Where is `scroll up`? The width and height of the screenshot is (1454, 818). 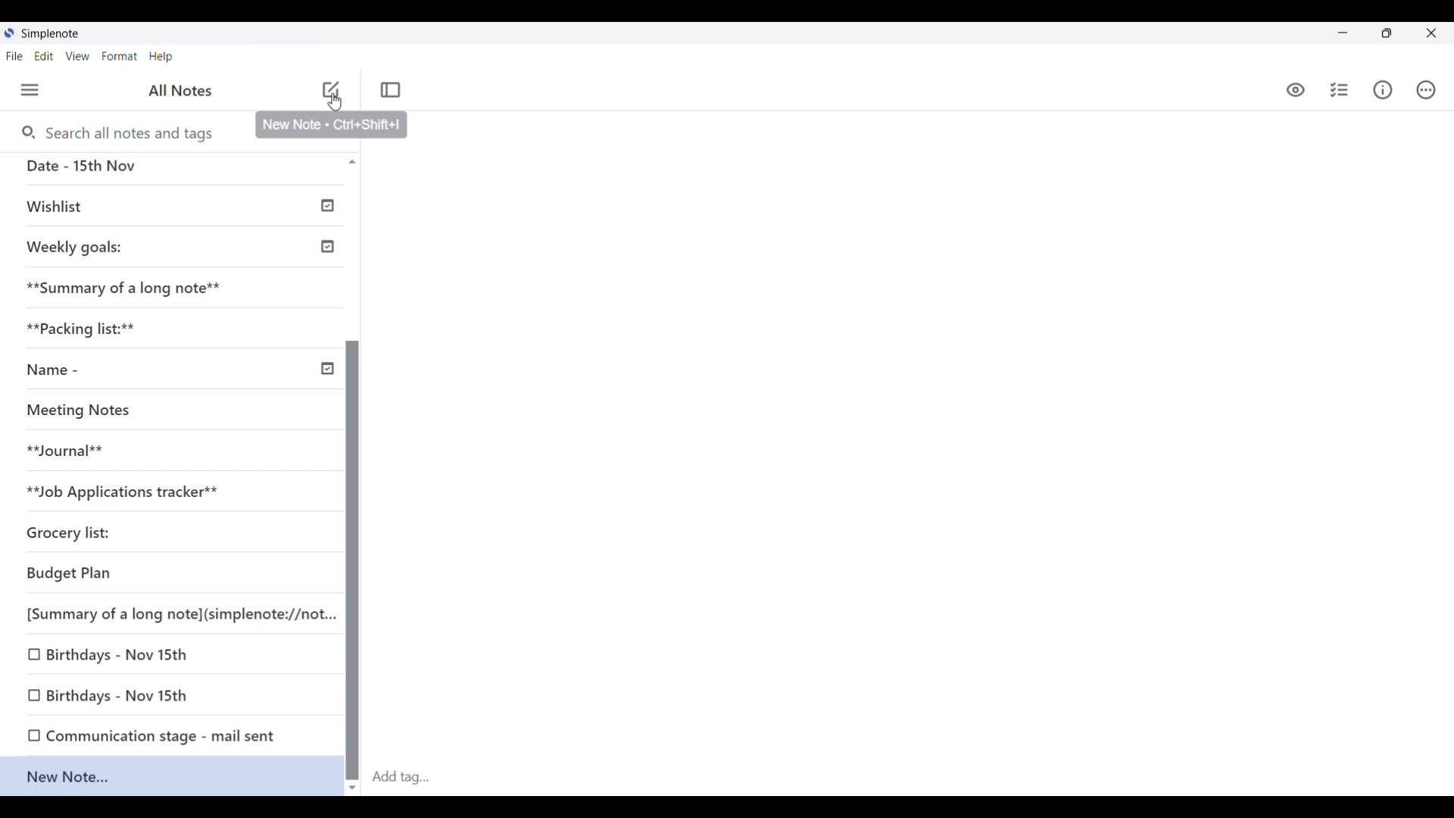 scroll up is located at coordinates (352, 160).